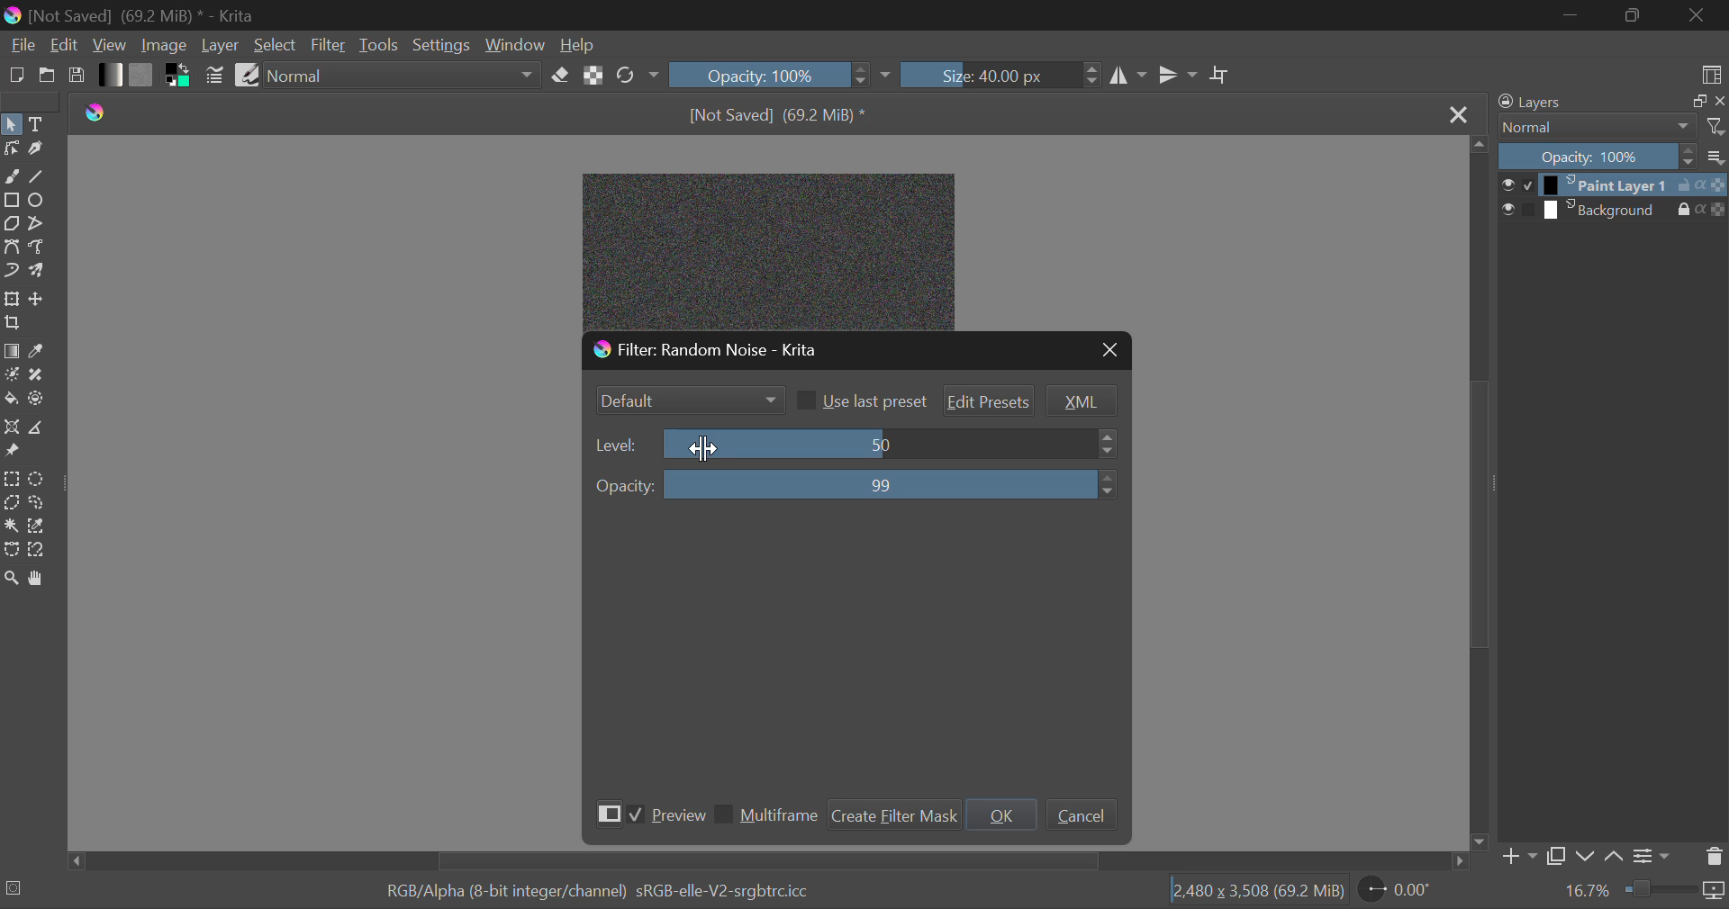  What do you see at coordinates (1480, 840) in the screenshot?
I see `move down` at bounding box center [1480, 840].